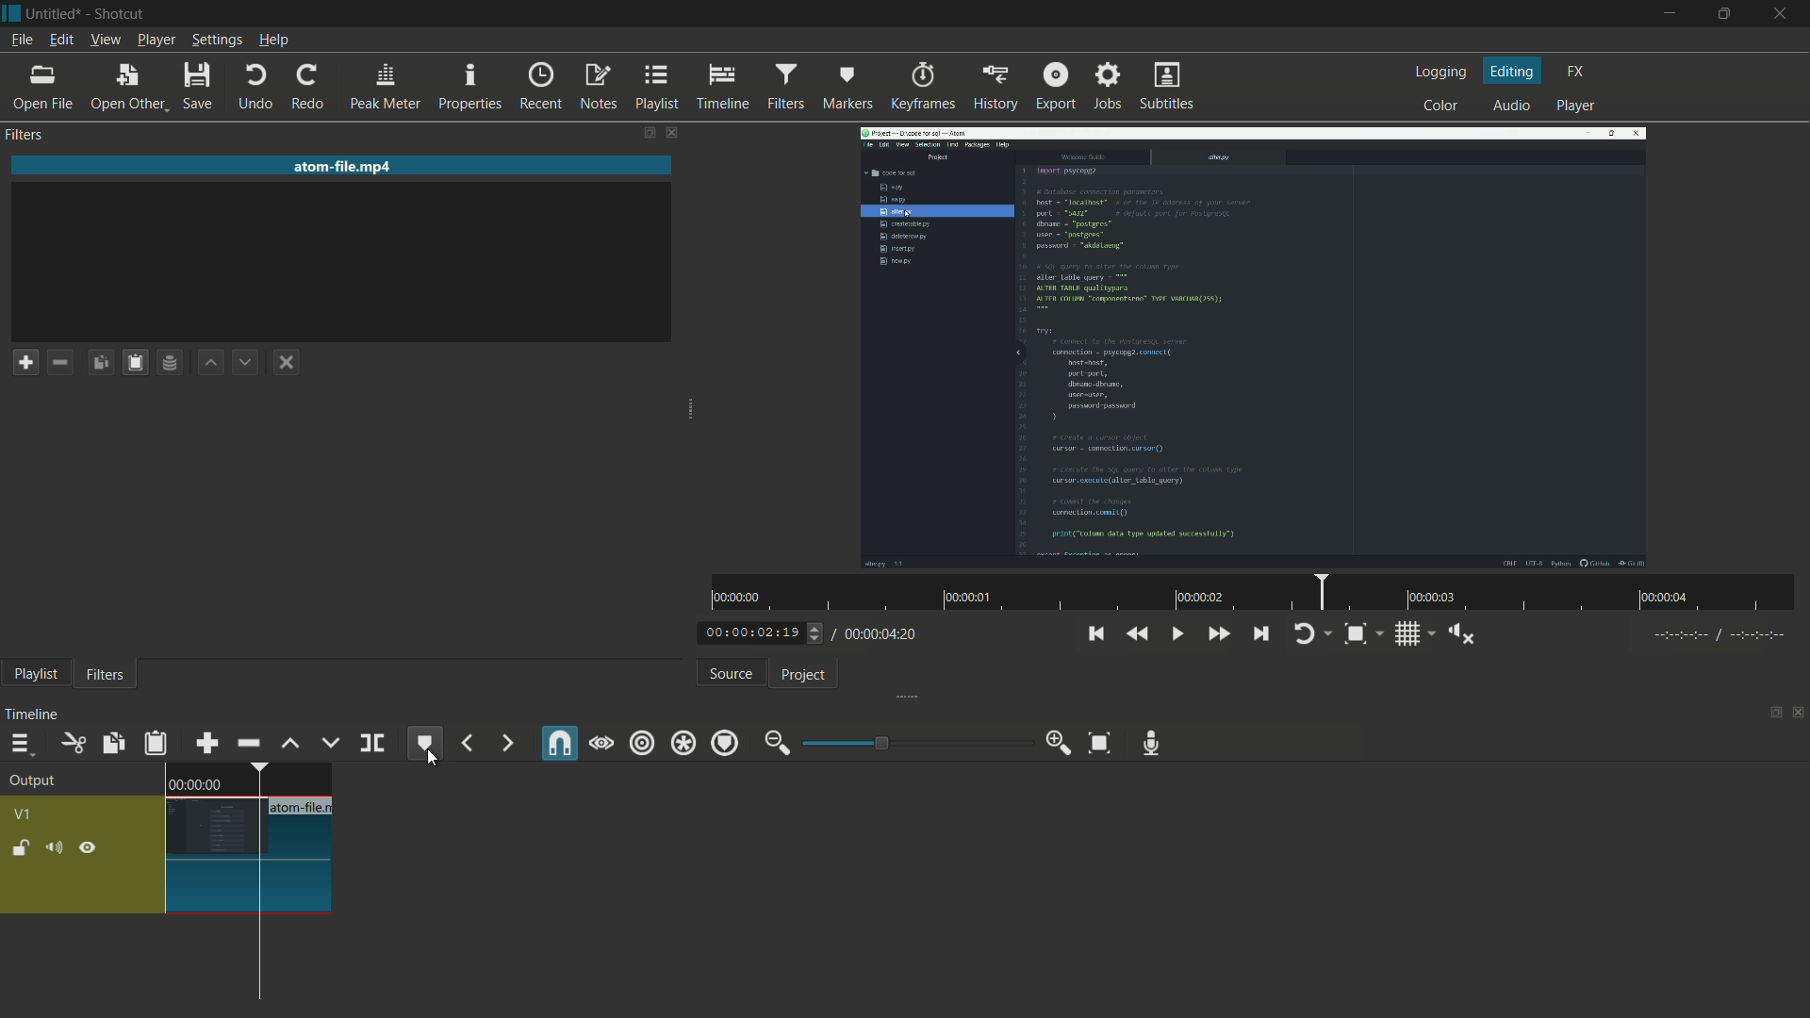  I want to click on ripple, so click(641, 745).